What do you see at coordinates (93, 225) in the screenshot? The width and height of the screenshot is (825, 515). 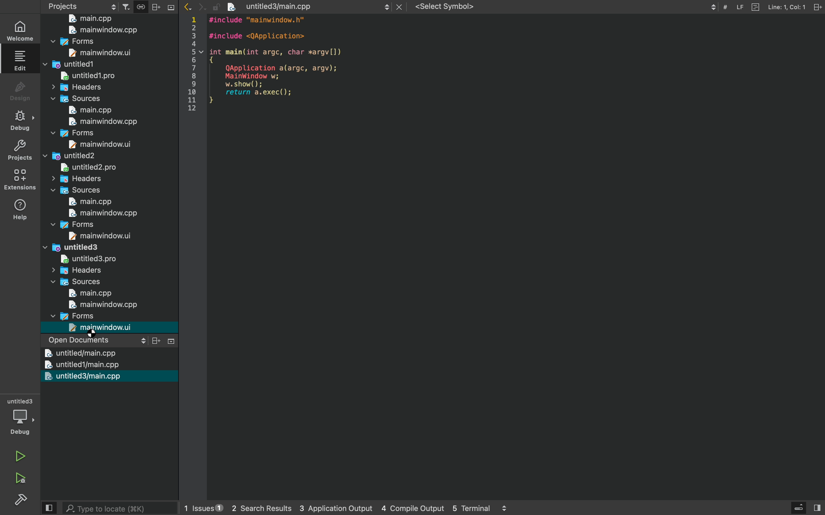 I see `mainwindow` at bounding box center [93, 225].